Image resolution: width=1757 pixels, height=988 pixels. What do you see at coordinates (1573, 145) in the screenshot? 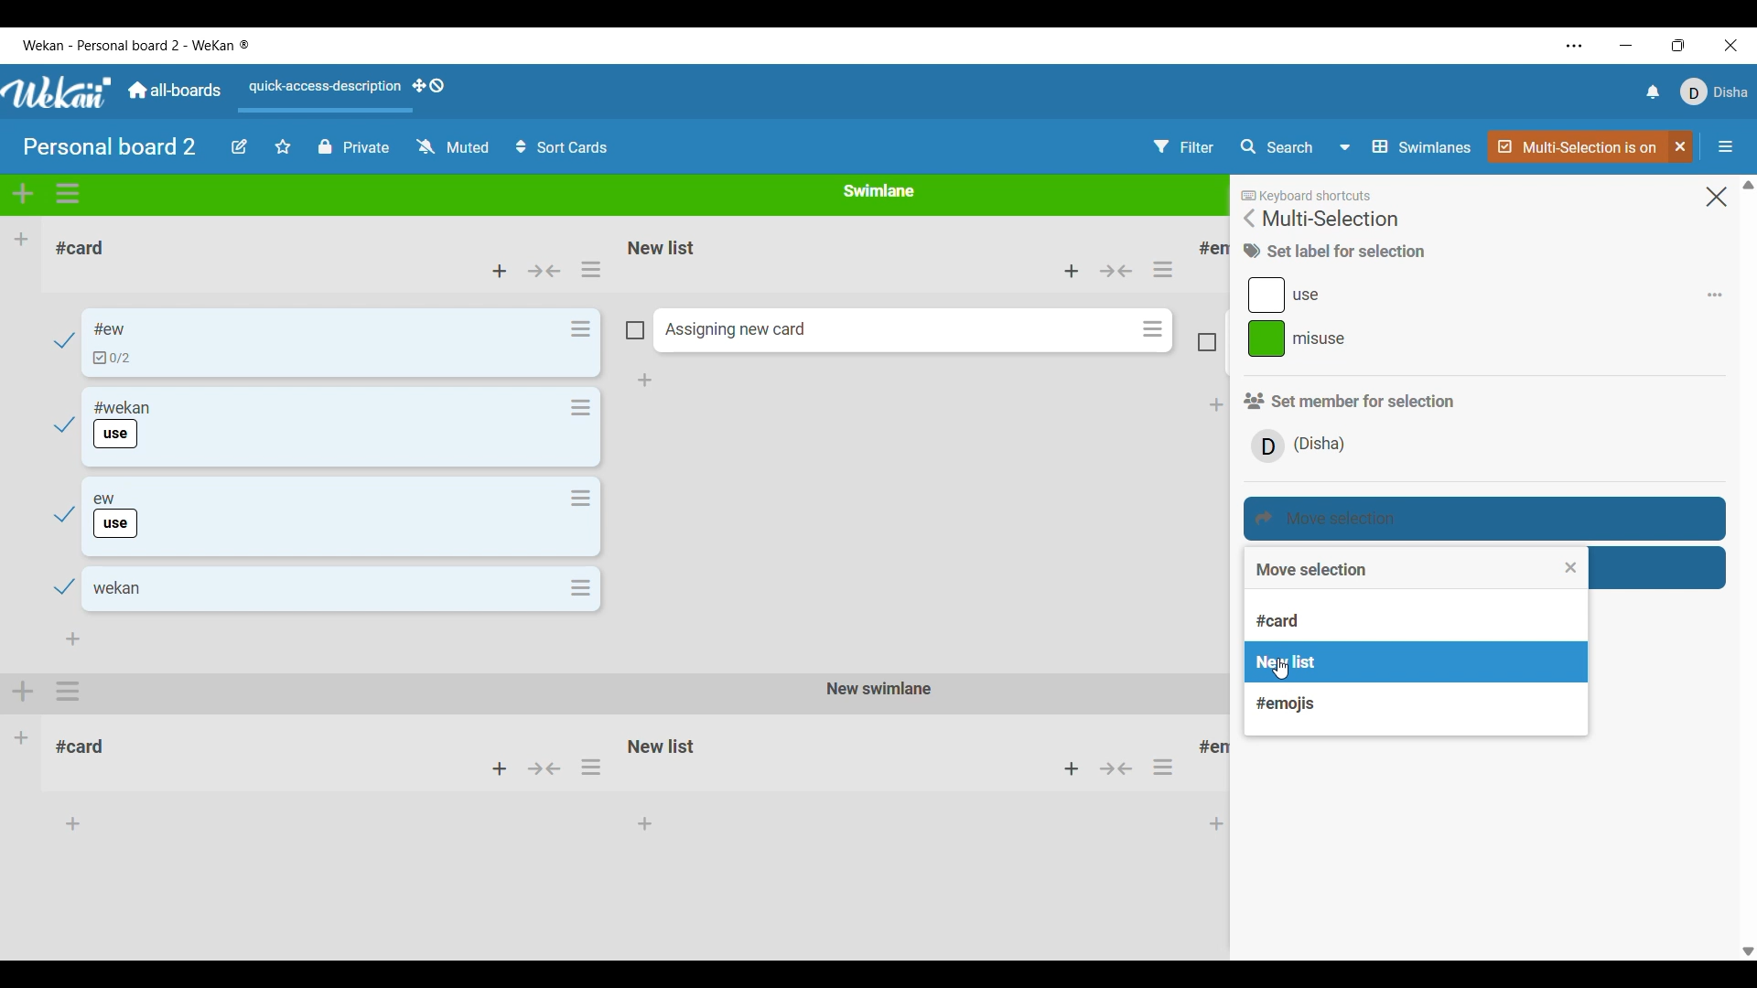
I see `Indicates multi-selection if active` at bounding box center [1573, 145].